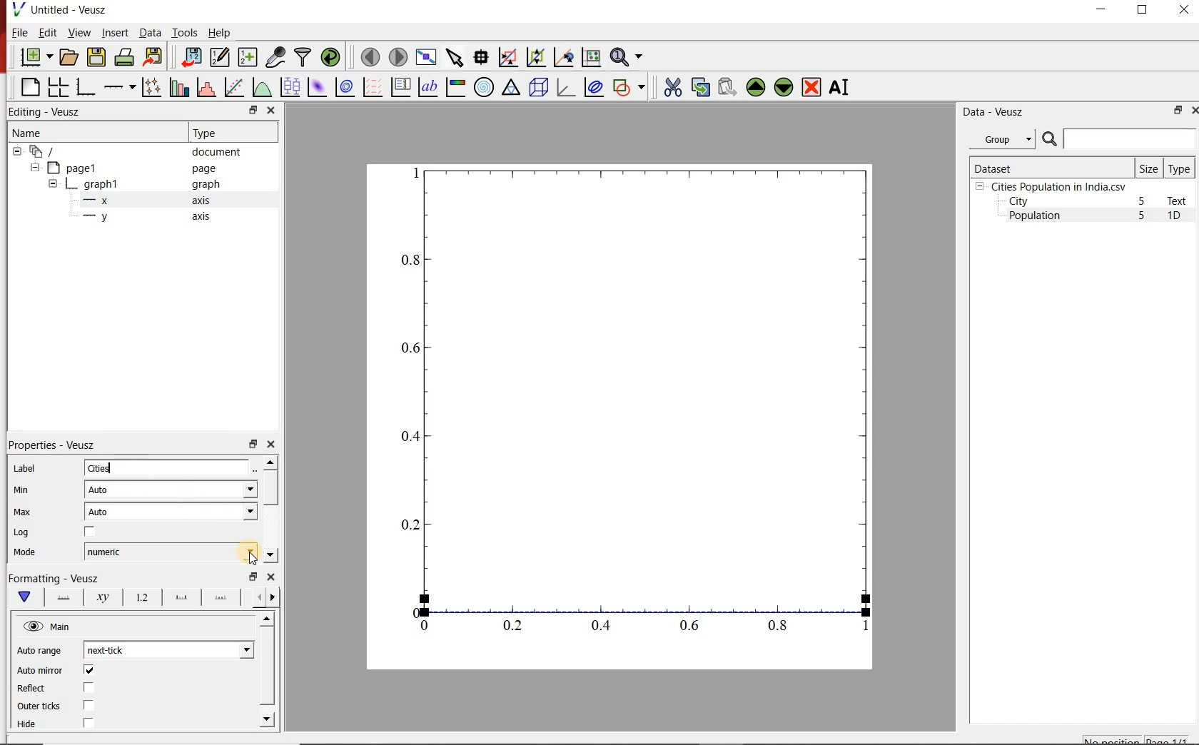  I want to click on move to the next page, so click(397, 56).